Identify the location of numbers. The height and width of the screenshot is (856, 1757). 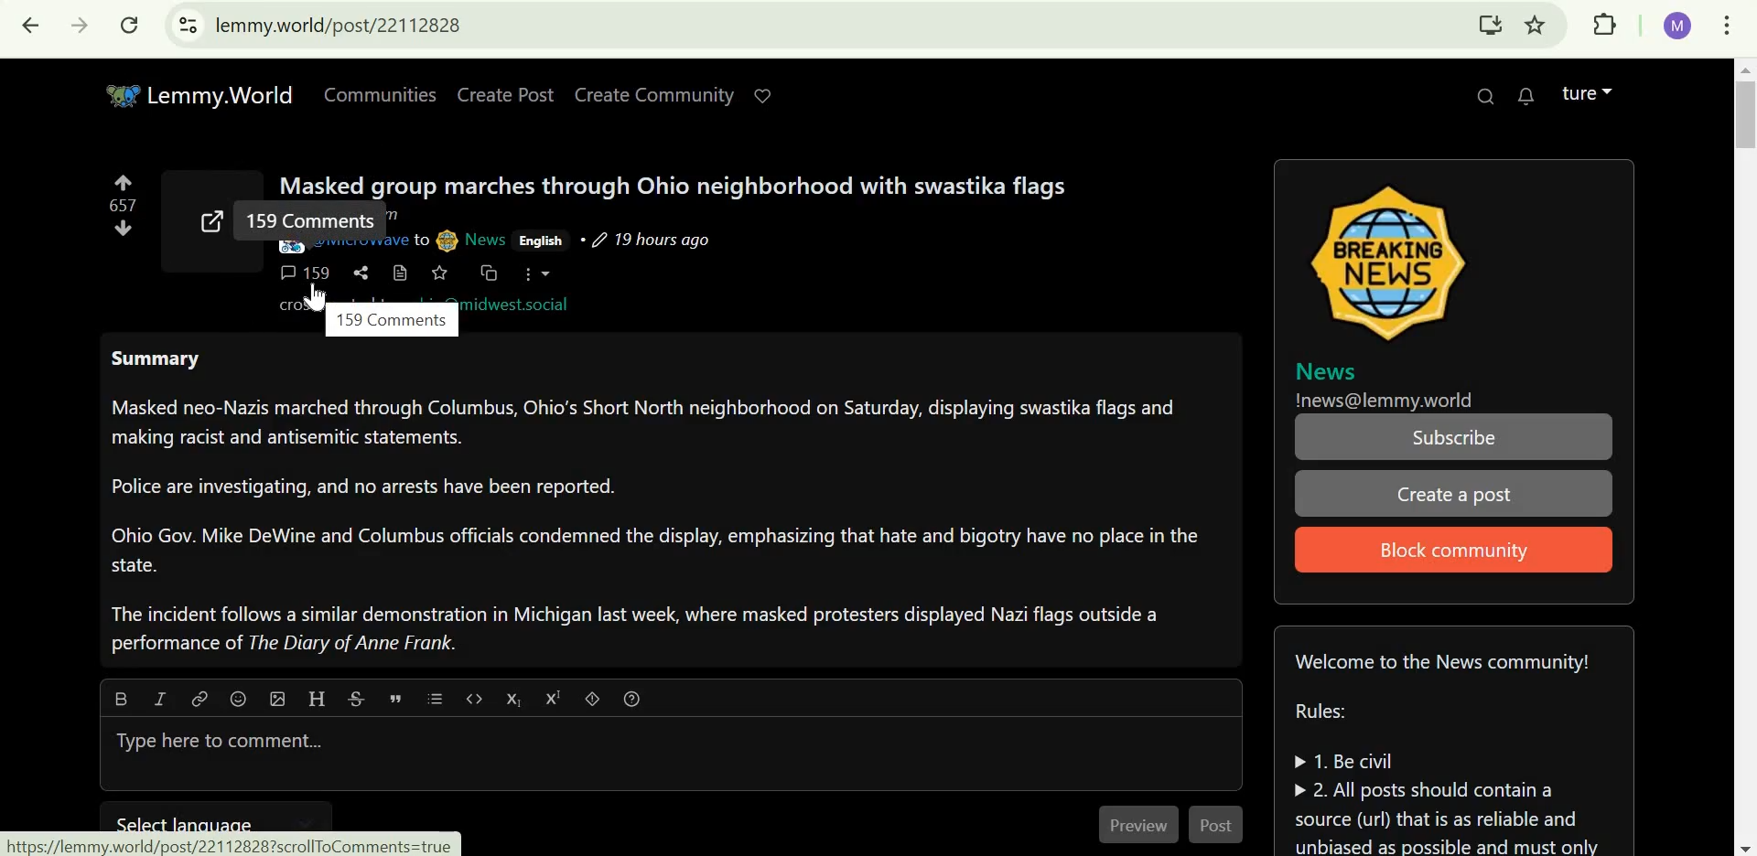
(126, 205).